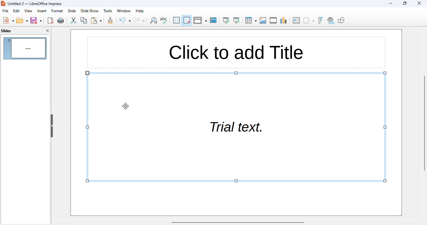  I want to click on trial text, so click(236, 127).